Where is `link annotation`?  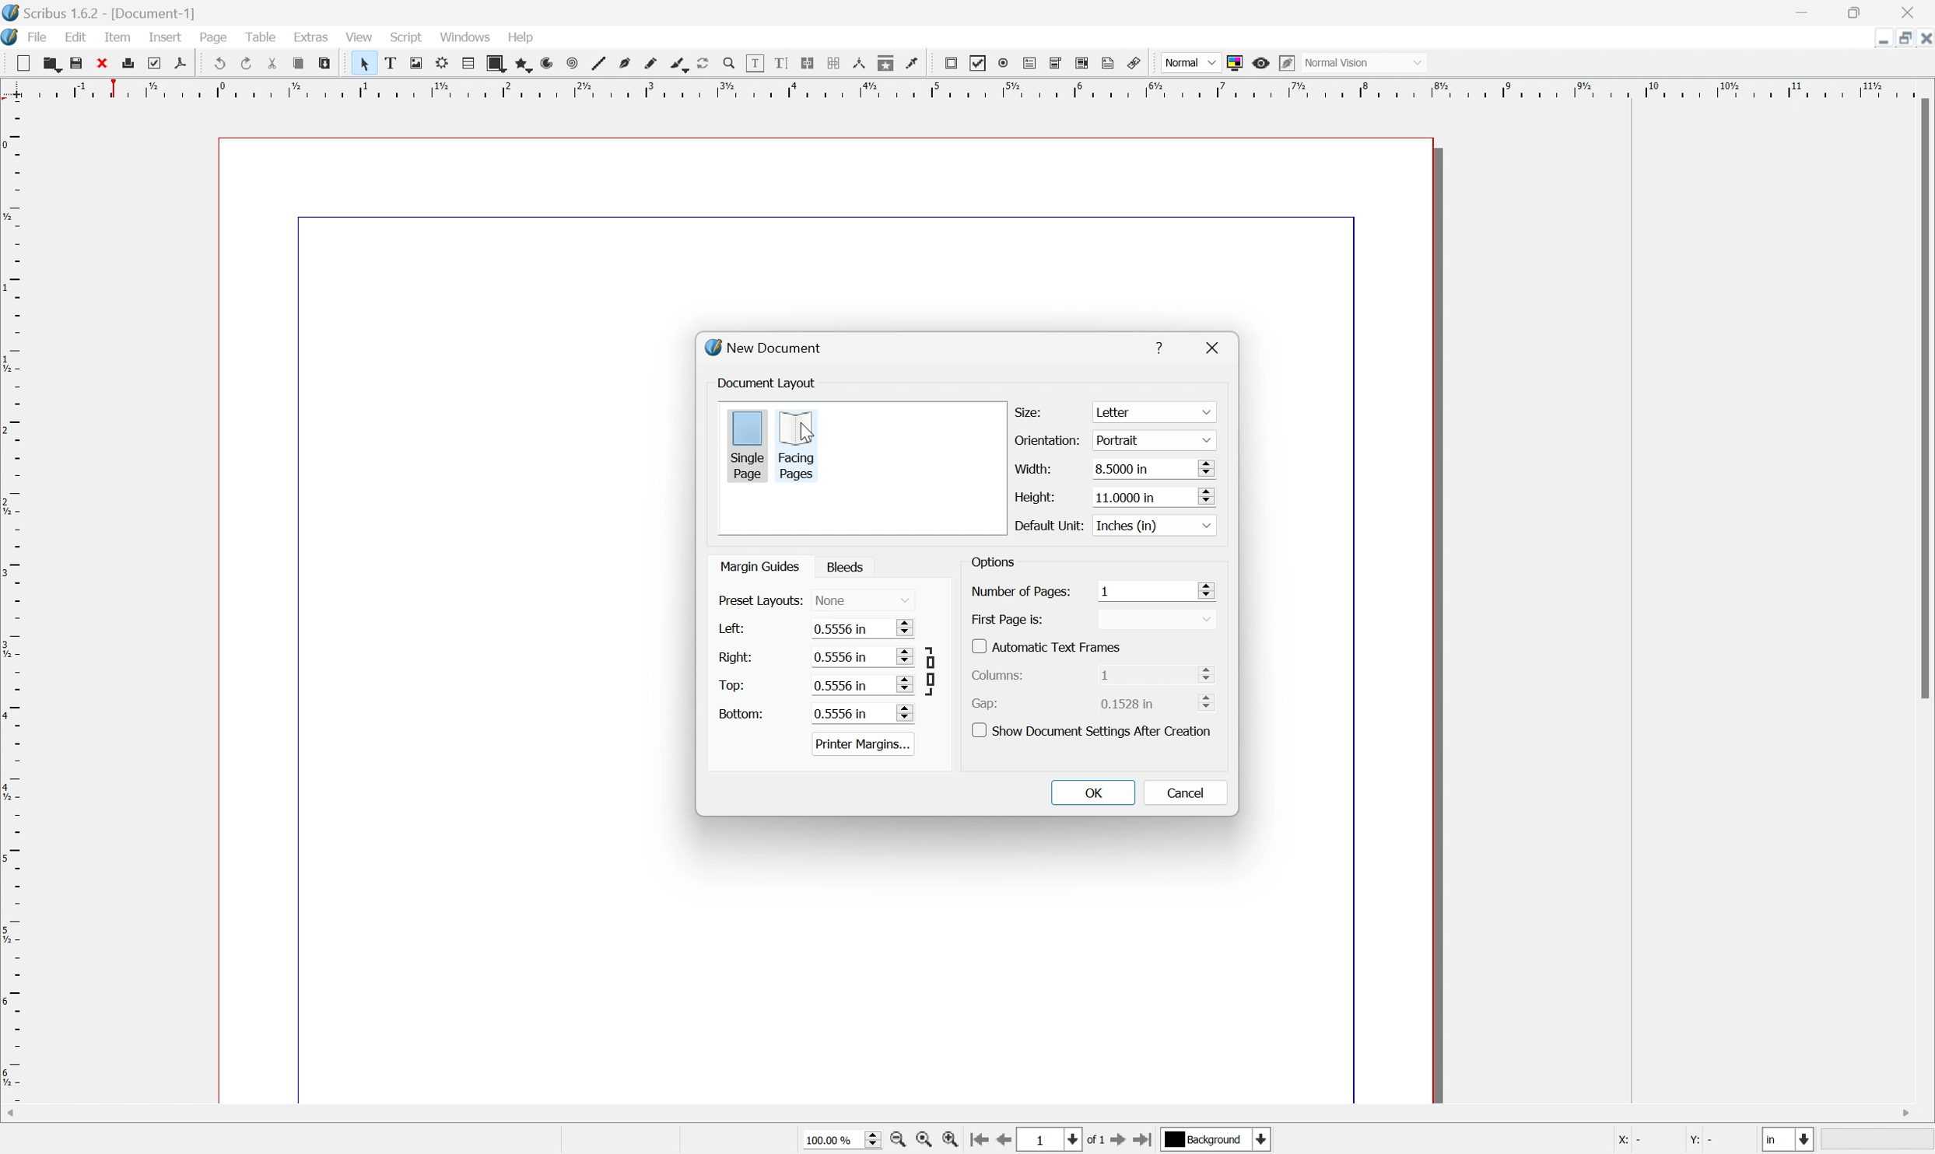 link annotation is located at coordinates (1138, 62).